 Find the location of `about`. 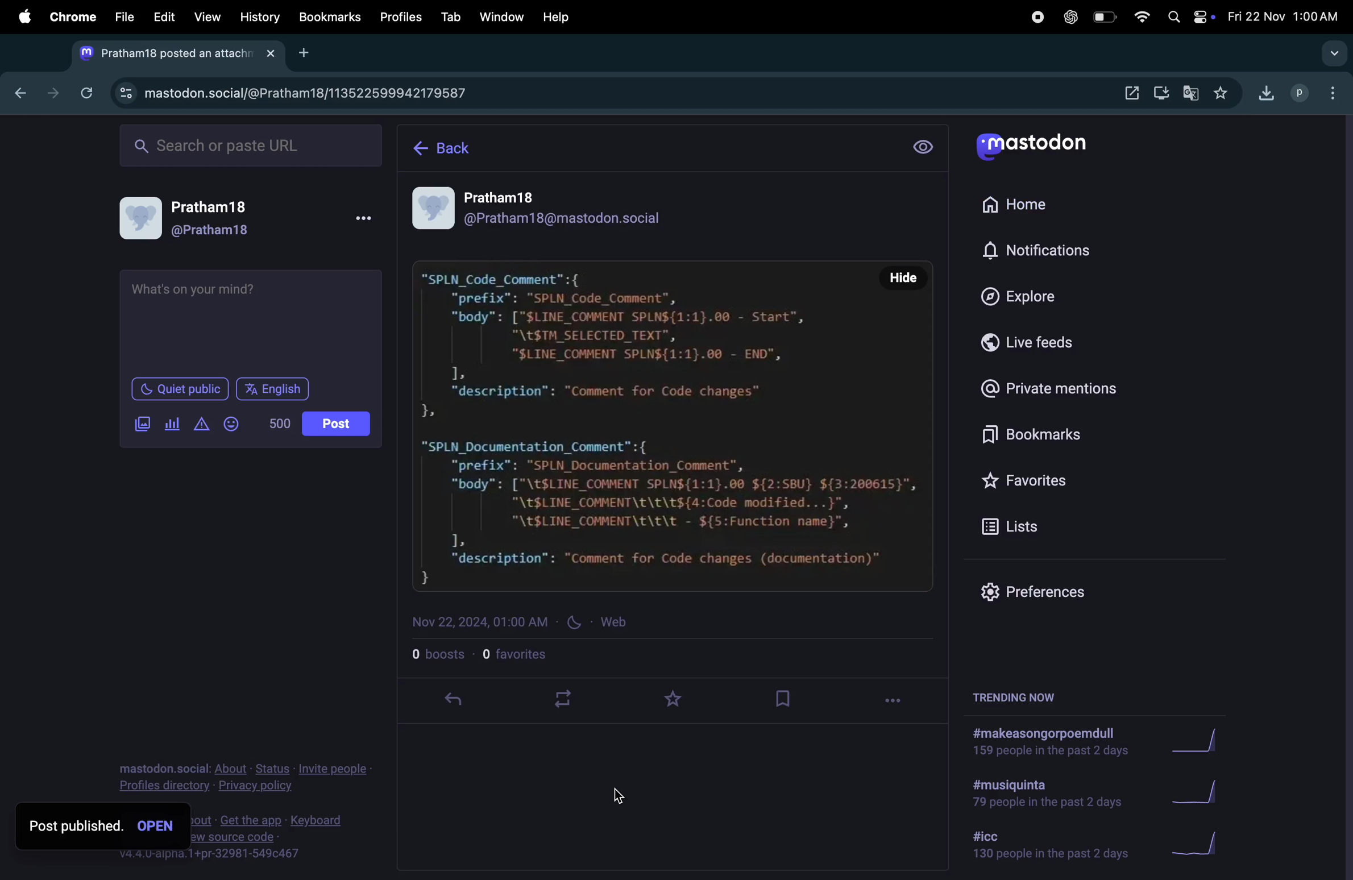

about is located at coordinates (200, 820).